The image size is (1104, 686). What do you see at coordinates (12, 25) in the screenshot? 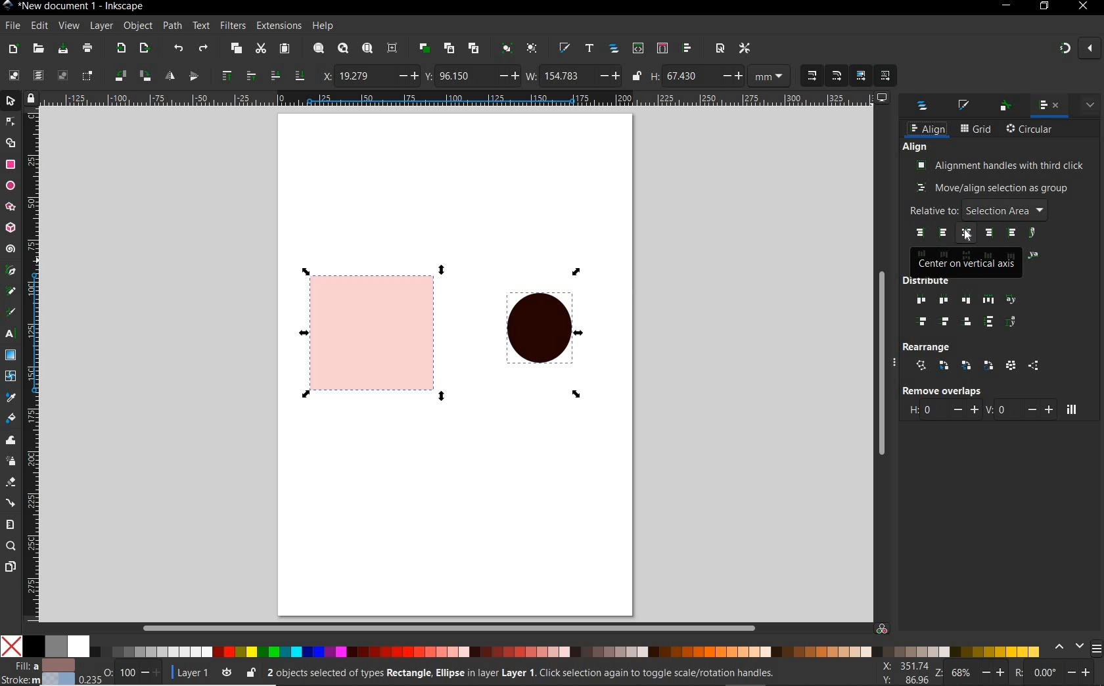
I see `file` at bounding box center [12, 25].